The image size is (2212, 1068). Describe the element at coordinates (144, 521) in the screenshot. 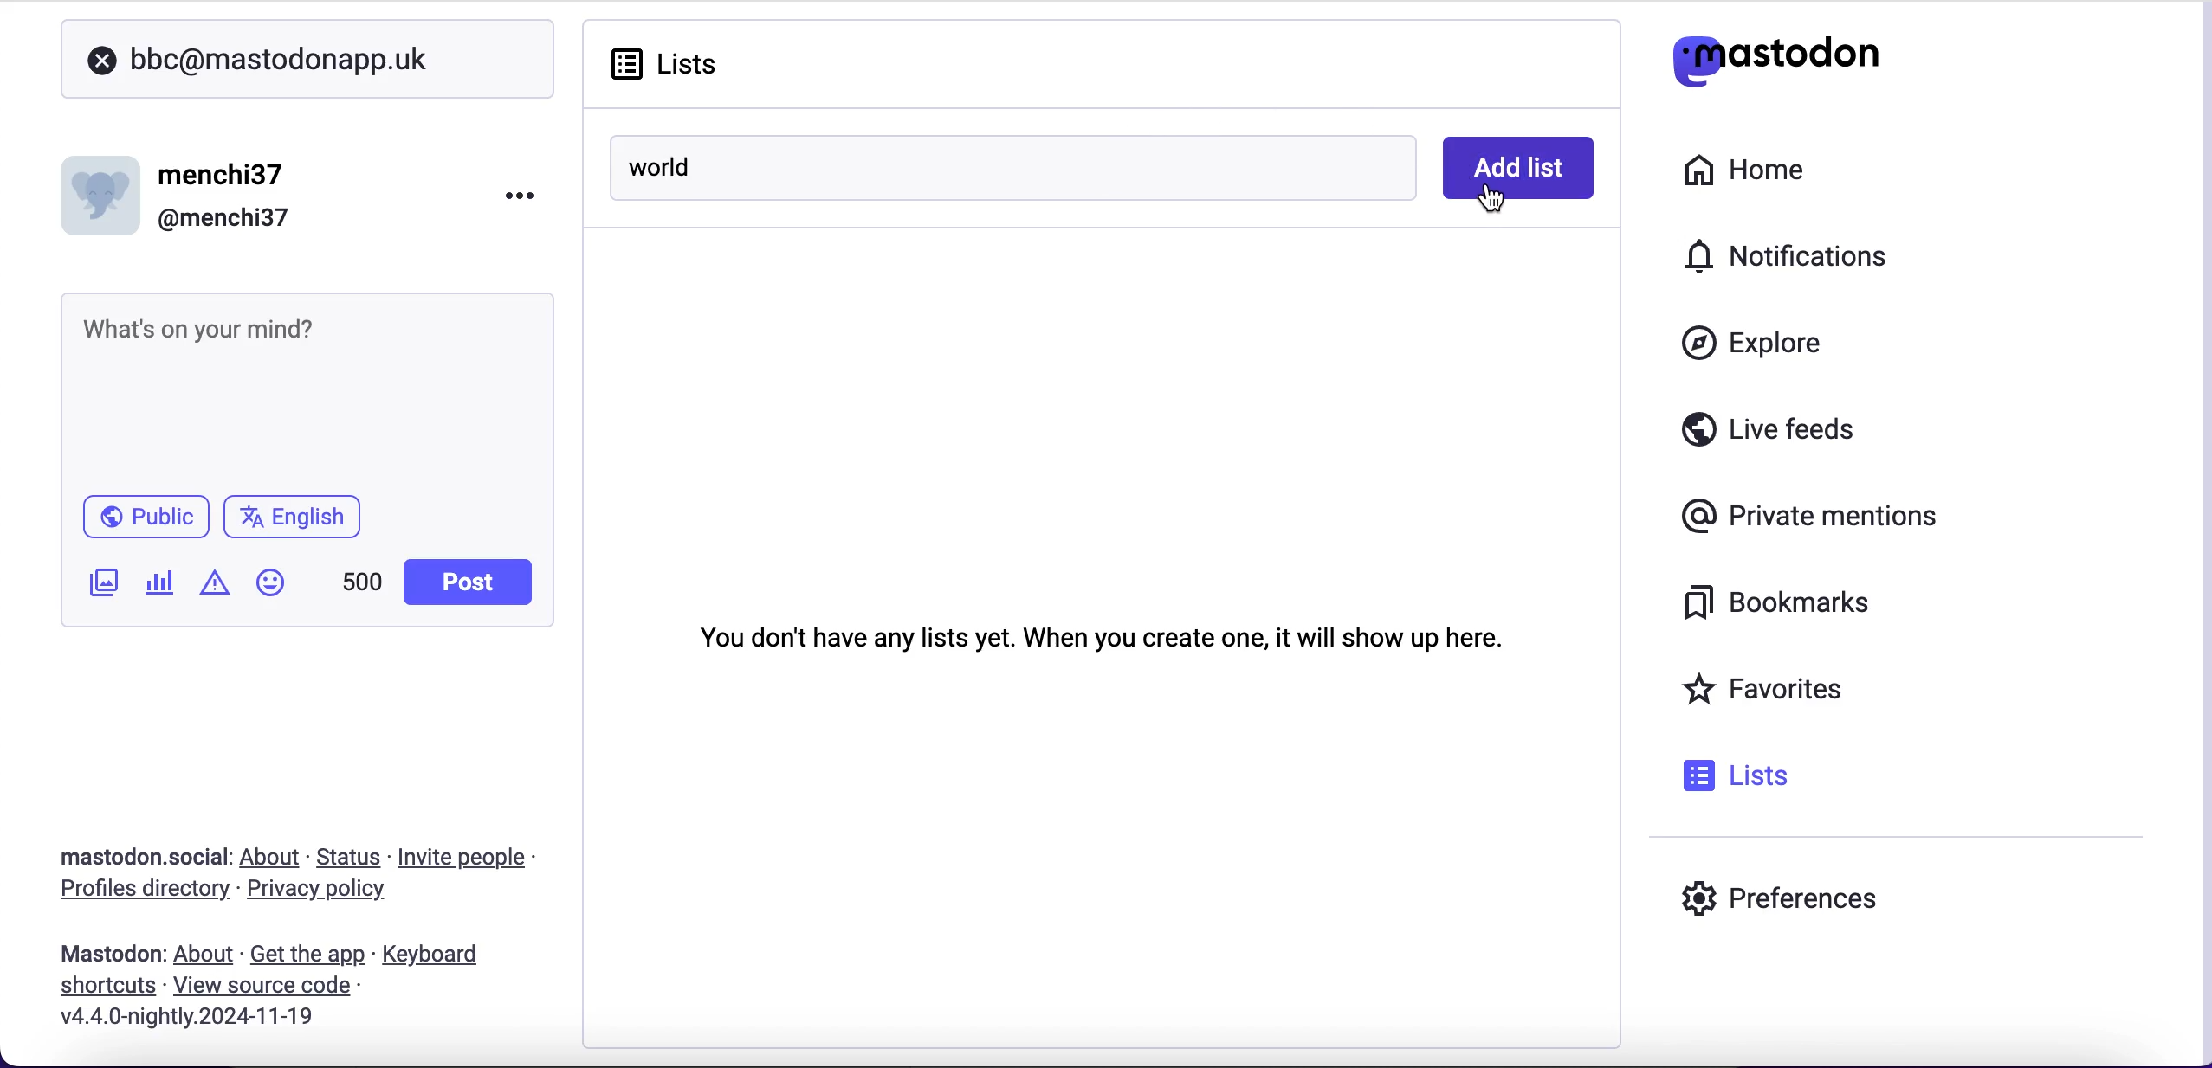

I see `public` at that location.